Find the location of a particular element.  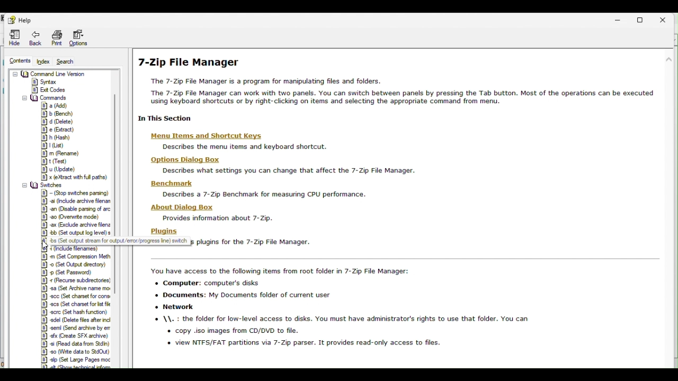

You have access to the following items from root folder in 7-Zip File Manager:
+ Computer: computer's disks
+ Documents: My Documents folder of current user
«+ Network
© \\. : the folder for low-level access to disks. You must have administrator's rights to use that folder. You can
« copy .iso images from CD/DVD to file.
« view NTFS/FAT partitions via 7-Zip parser. It provides read-only access to files. is located at coordinates (340, 307).